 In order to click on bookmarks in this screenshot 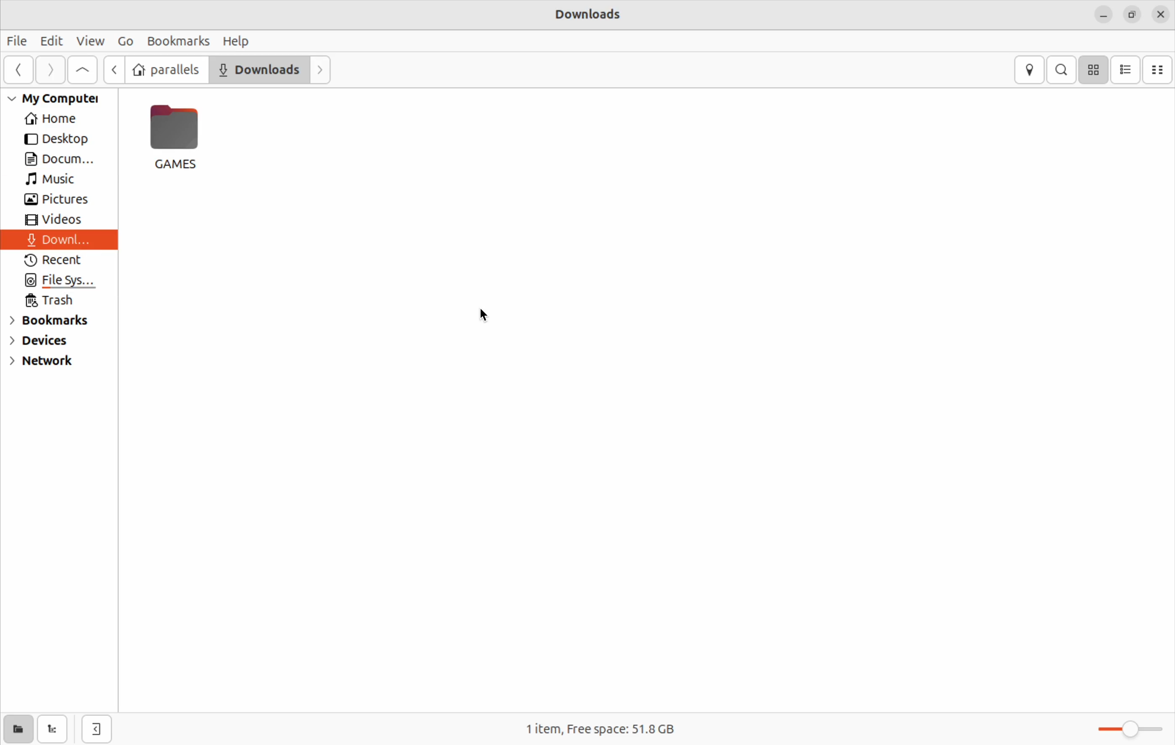, I will do `click(179, 39)`.